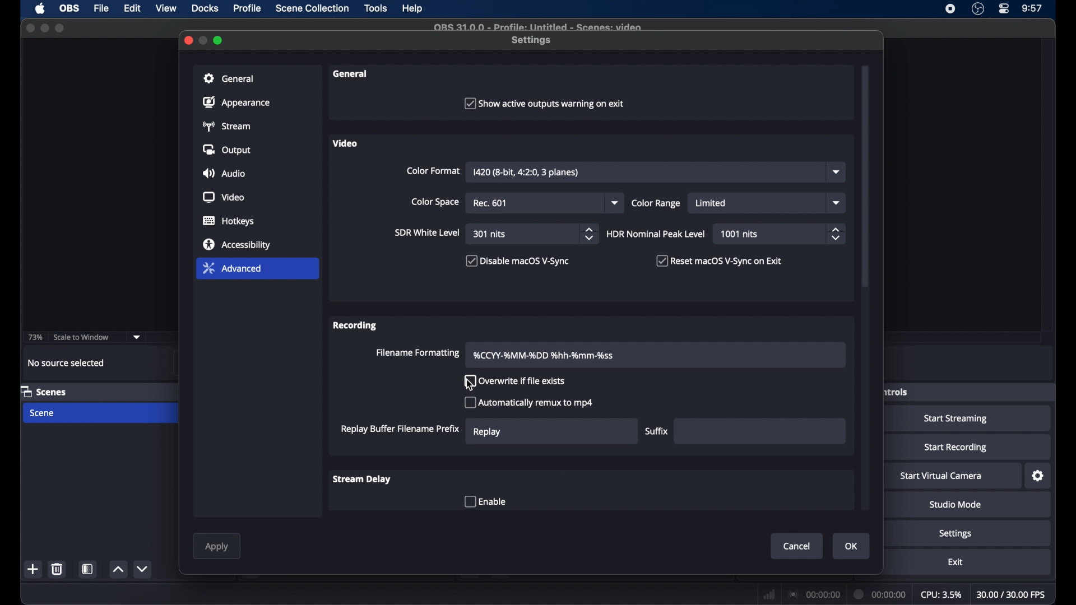 This screenshot has height=605, width=1076. Describe the element at coordinates (219, 40) in the screenshot. I see `maximize` at that location.